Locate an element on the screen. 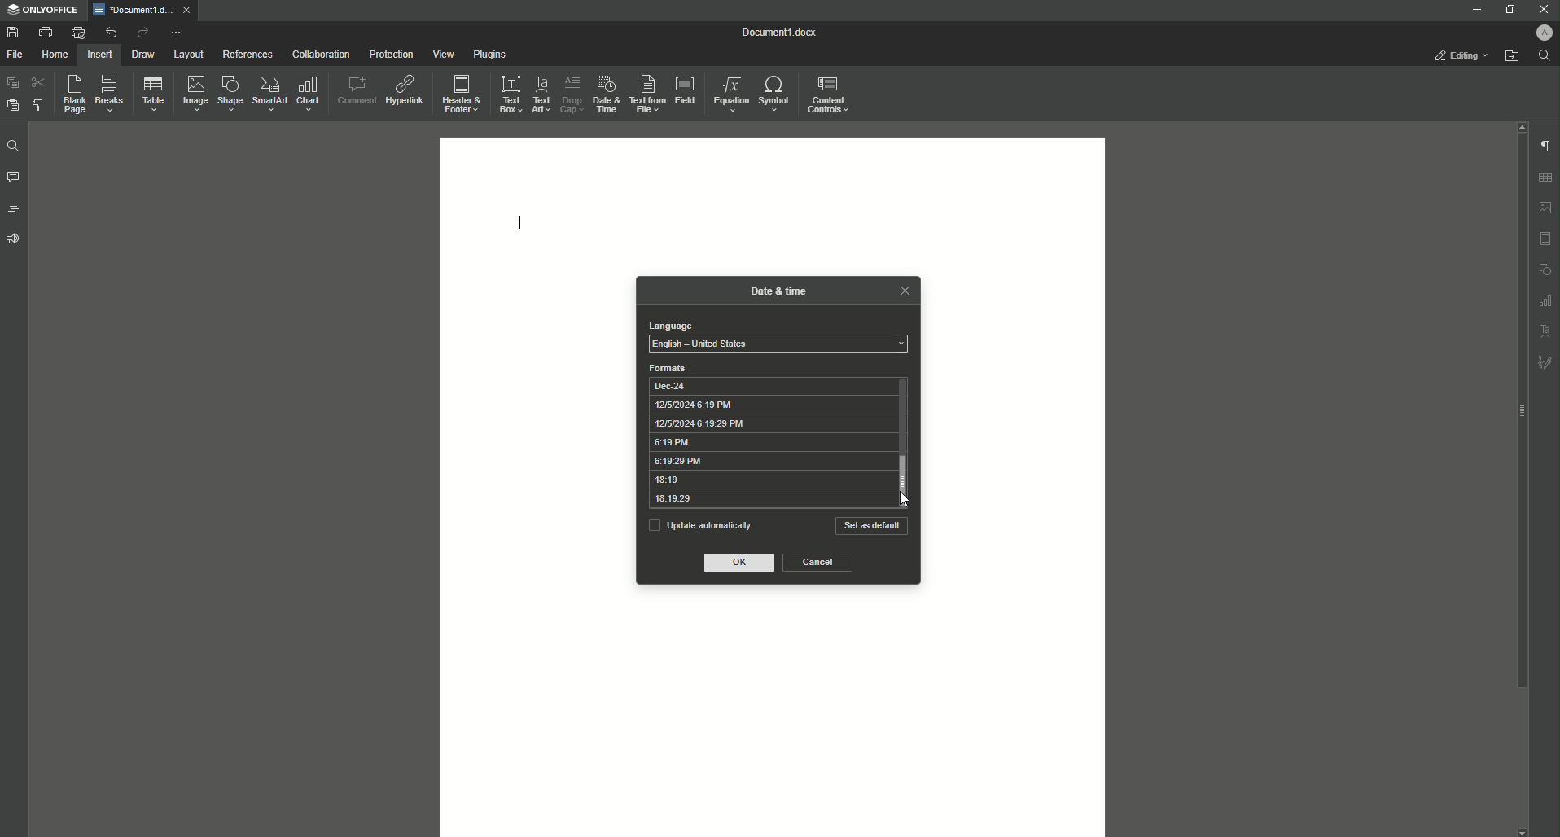 This screenshot has width=1560, height=837. Quick print is located at coordinates (77, 33).